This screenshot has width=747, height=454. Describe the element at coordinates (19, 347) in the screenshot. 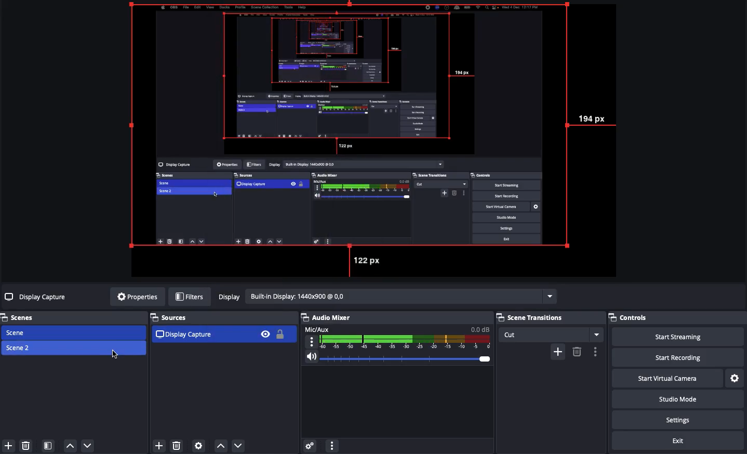

I see `Scene 2` at that location.